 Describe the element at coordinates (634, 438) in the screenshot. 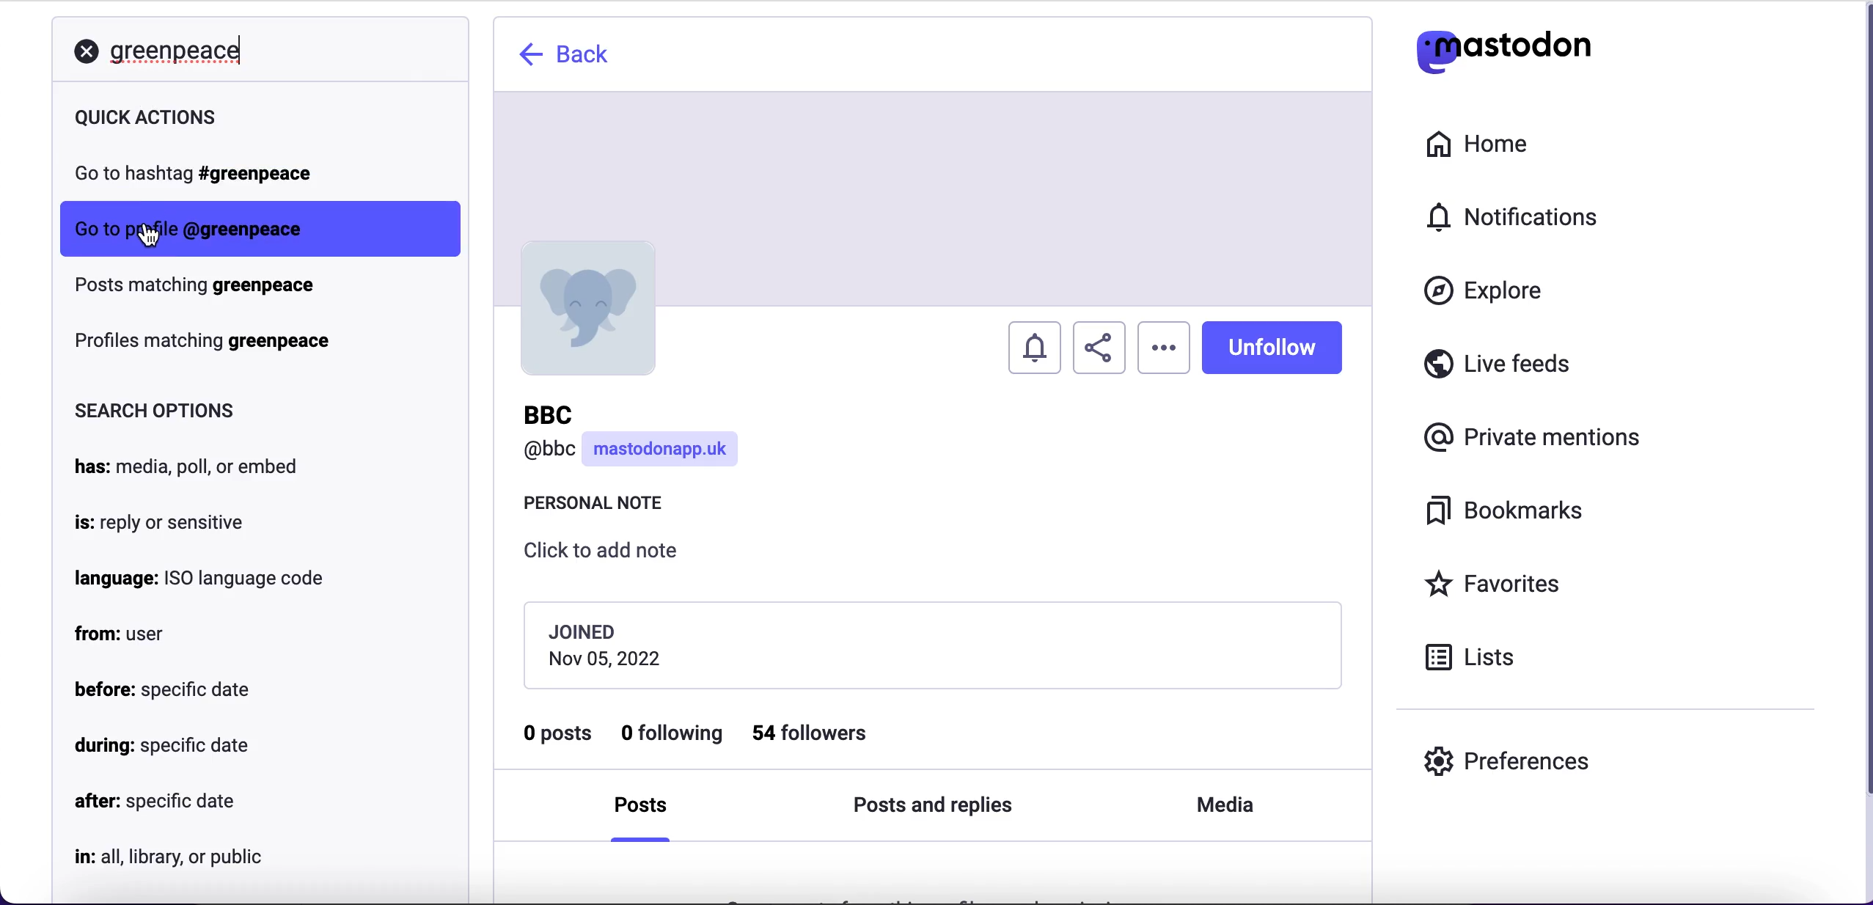

I see `user name` at that location.